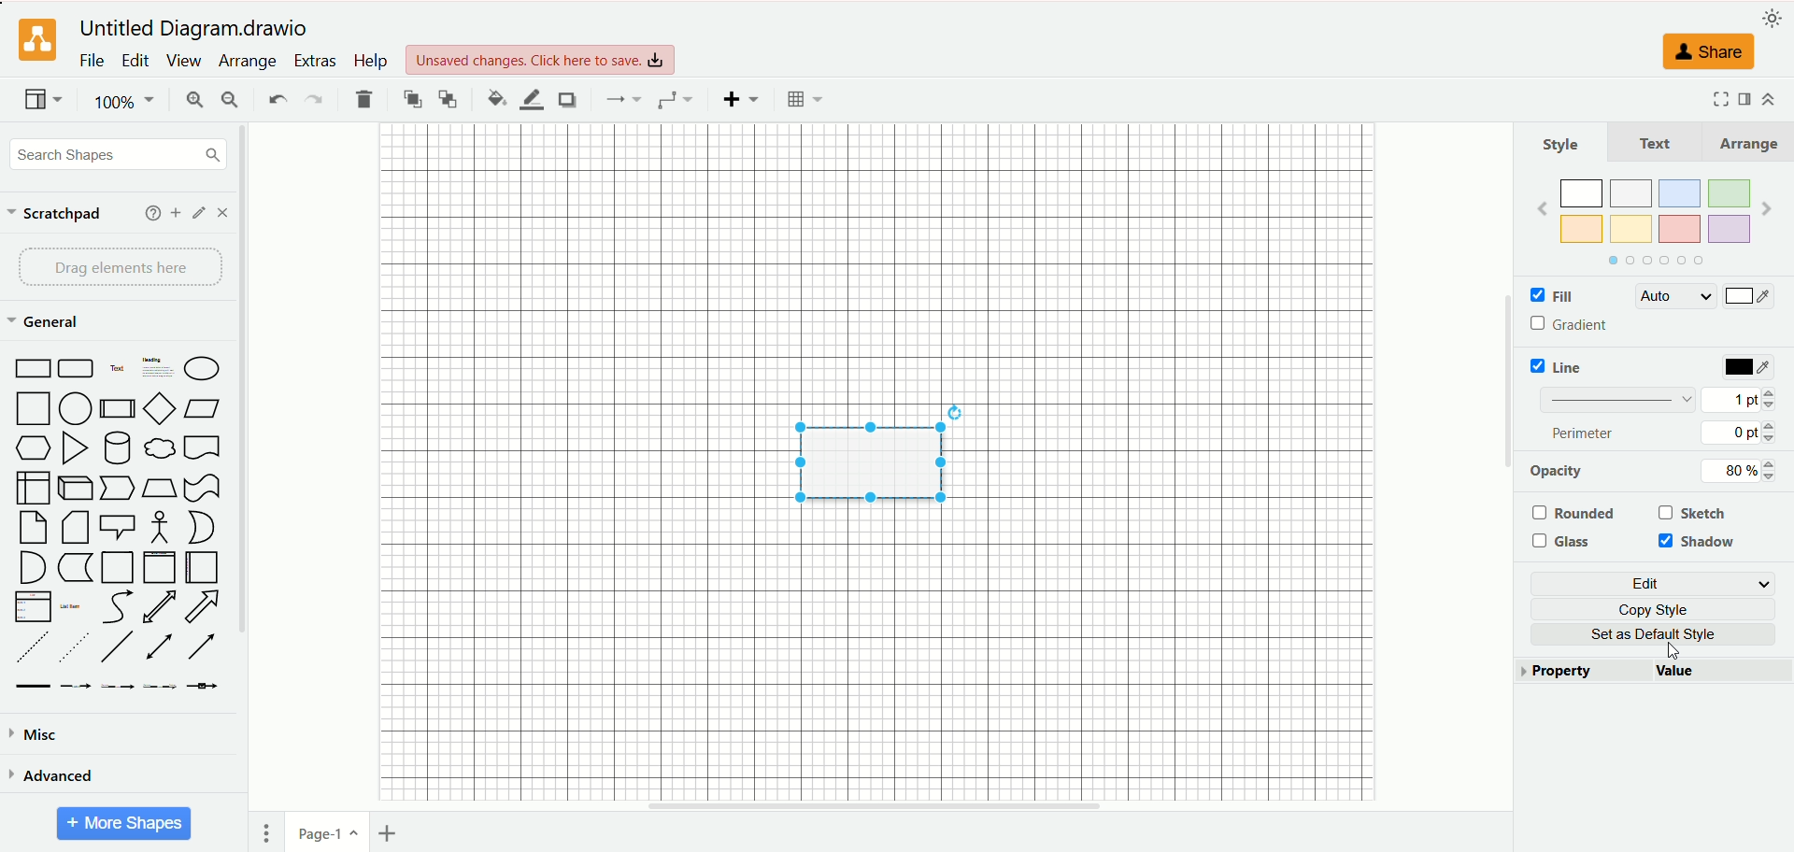 The height and width of the screenshot is (852, 1794). I want to click on unselected, so click(1573, 513).